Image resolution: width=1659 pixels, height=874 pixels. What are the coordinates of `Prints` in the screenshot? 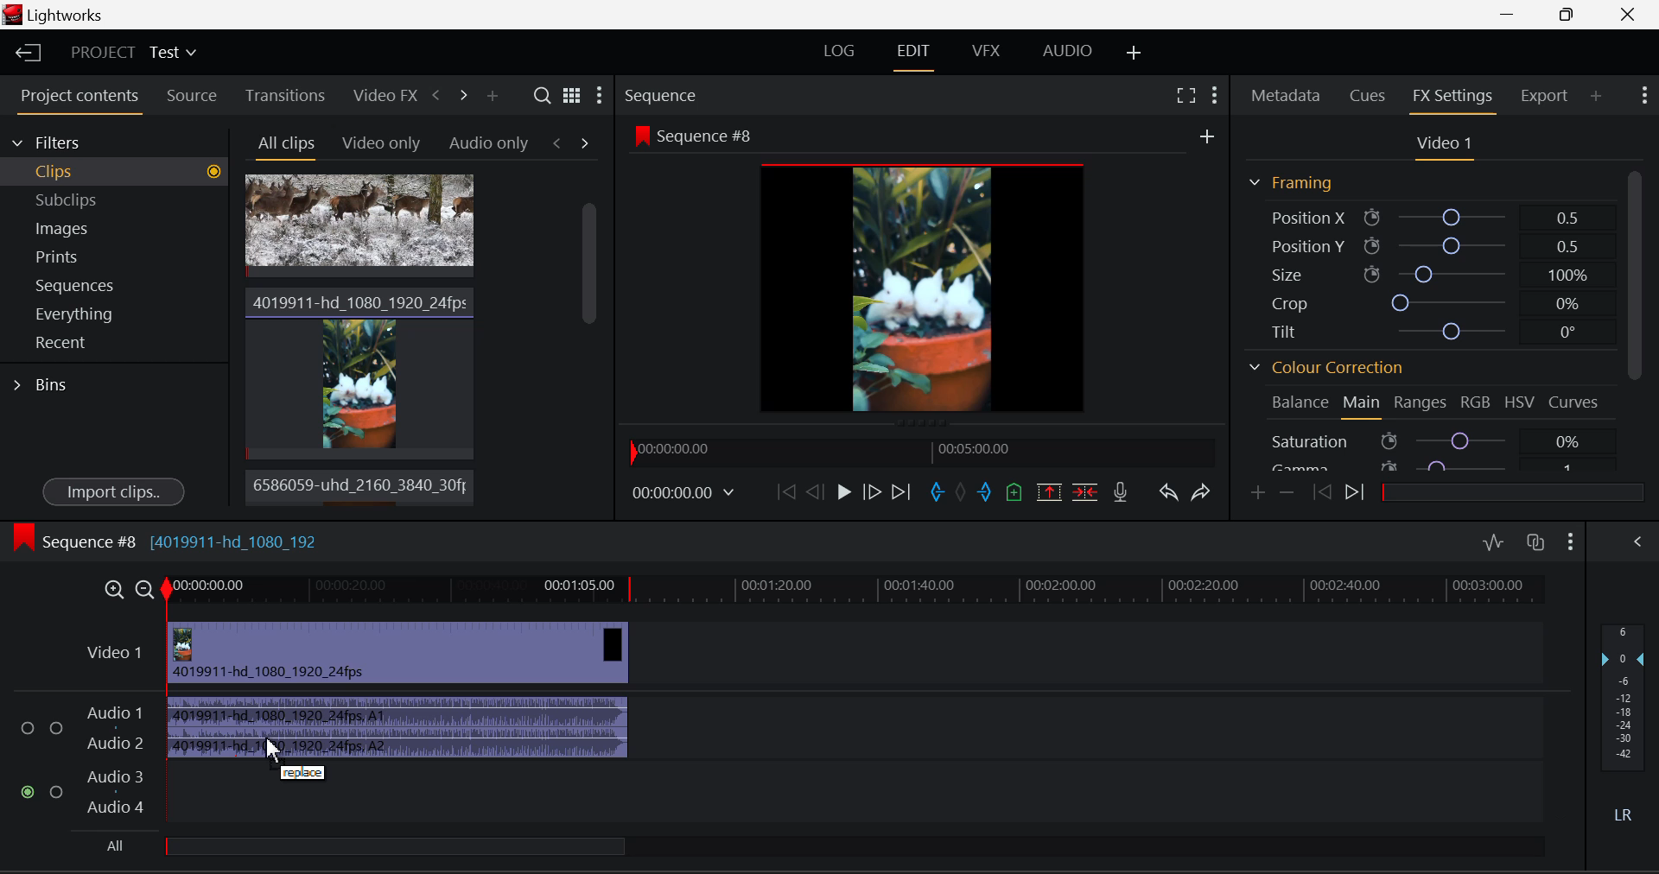 It's located at (115, 256).